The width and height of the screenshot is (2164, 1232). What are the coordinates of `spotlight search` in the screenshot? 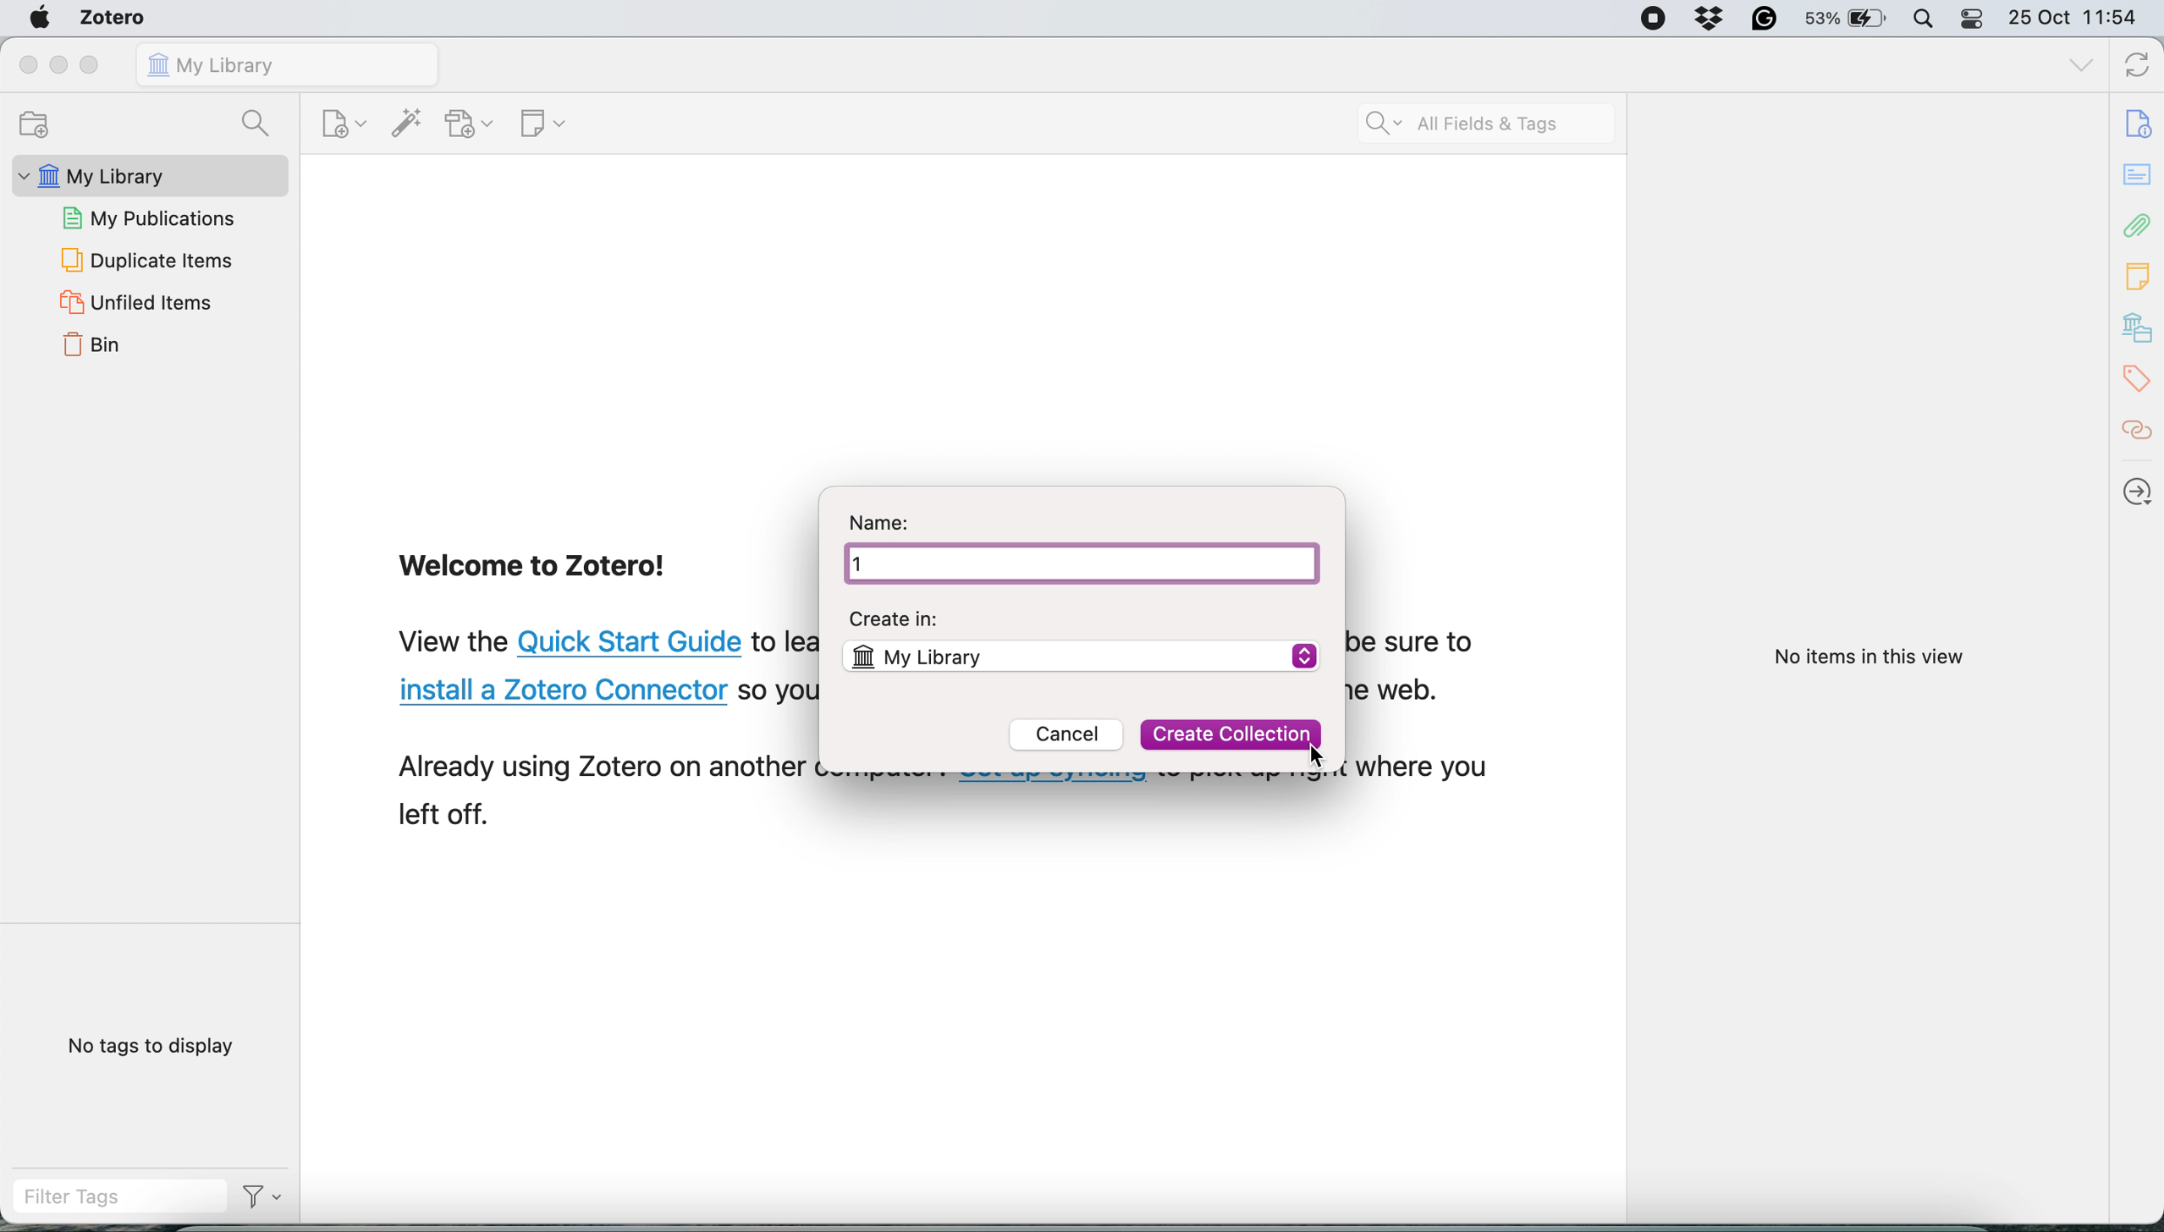 It's located at (1928, 17).